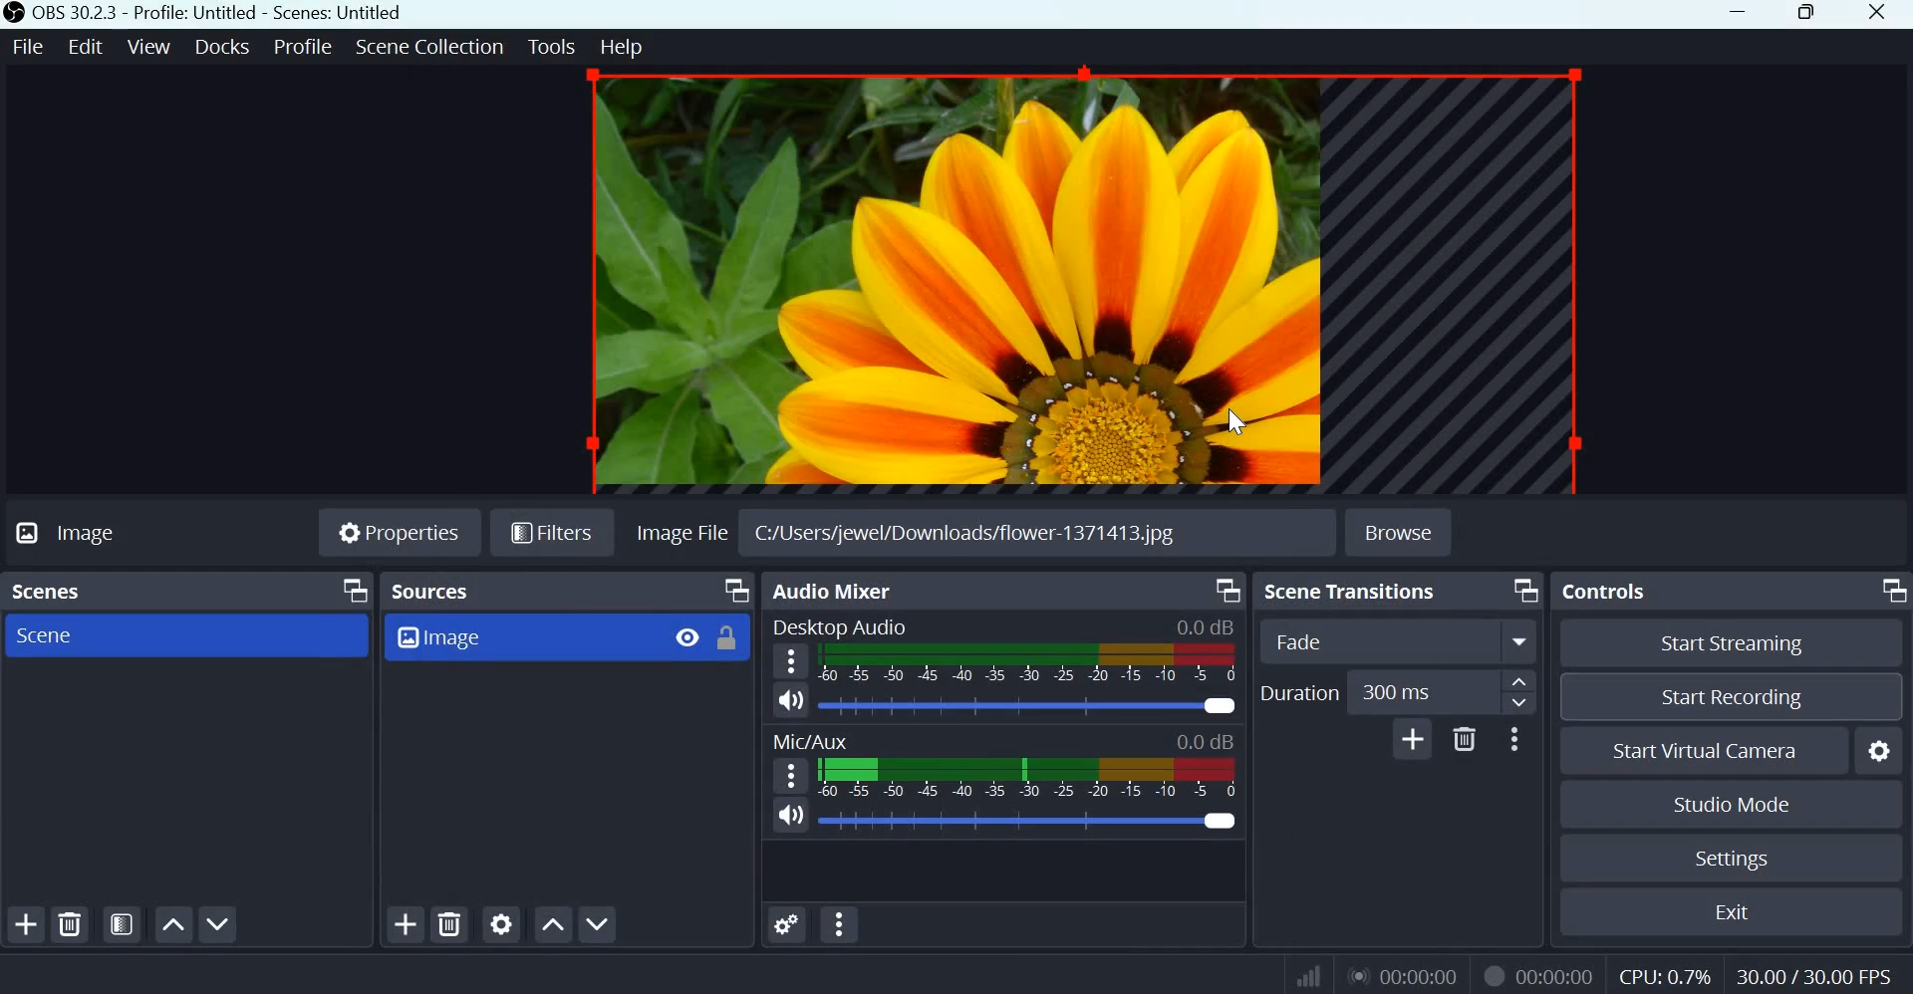  Describe the element at coordinates (1604, 590) in the screenshot. I see `Controls` at that location.